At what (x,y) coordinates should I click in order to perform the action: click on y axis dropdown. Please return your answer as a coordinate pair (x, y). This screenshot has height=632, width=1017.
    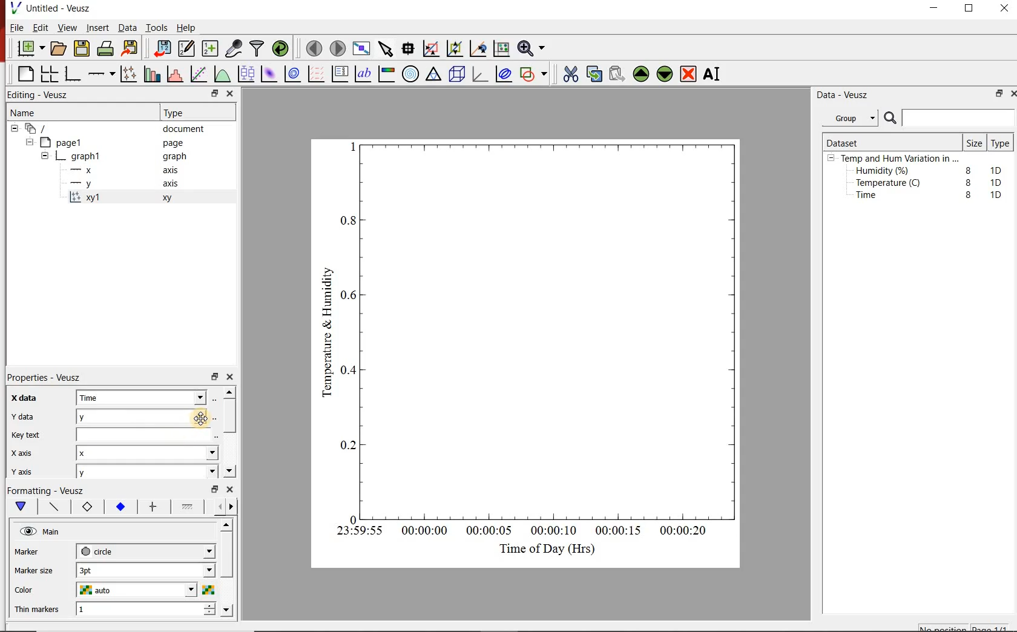
    Looking at the image, I should click on (189, 473).